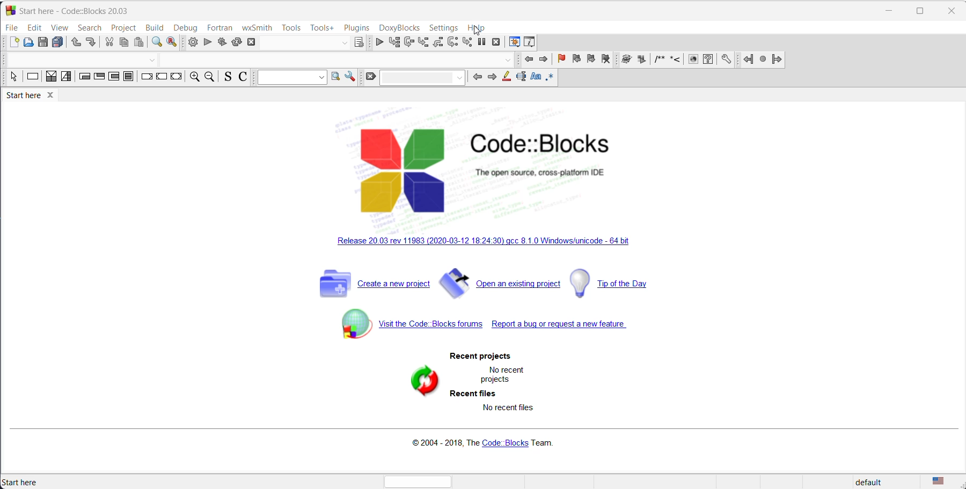  Describe the element at coordinates (35, 28) in the screenshot. I see `edit` at that location.